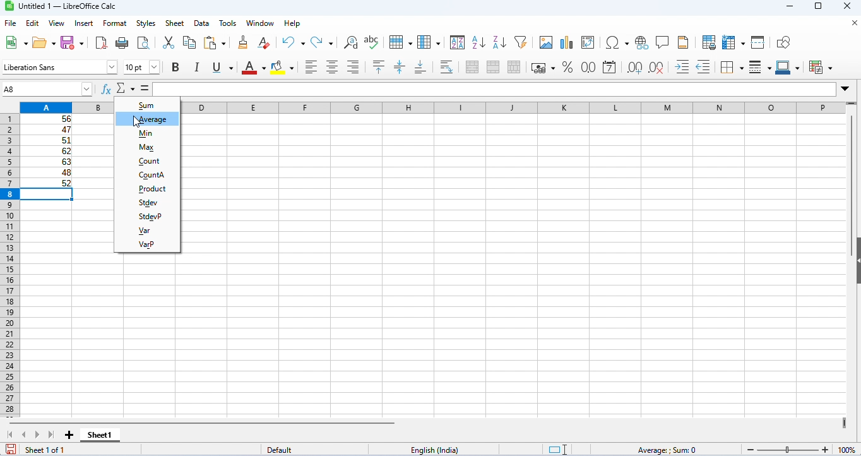  I want to click on conditional, so click(821, 67).